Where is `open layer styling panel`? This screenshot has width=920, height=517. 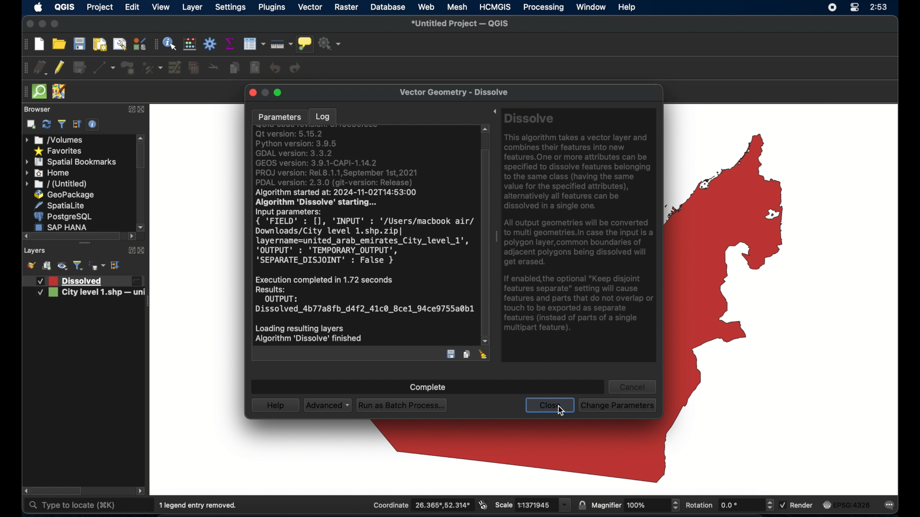
open layer styling panel is located at coordinates (31, 266).